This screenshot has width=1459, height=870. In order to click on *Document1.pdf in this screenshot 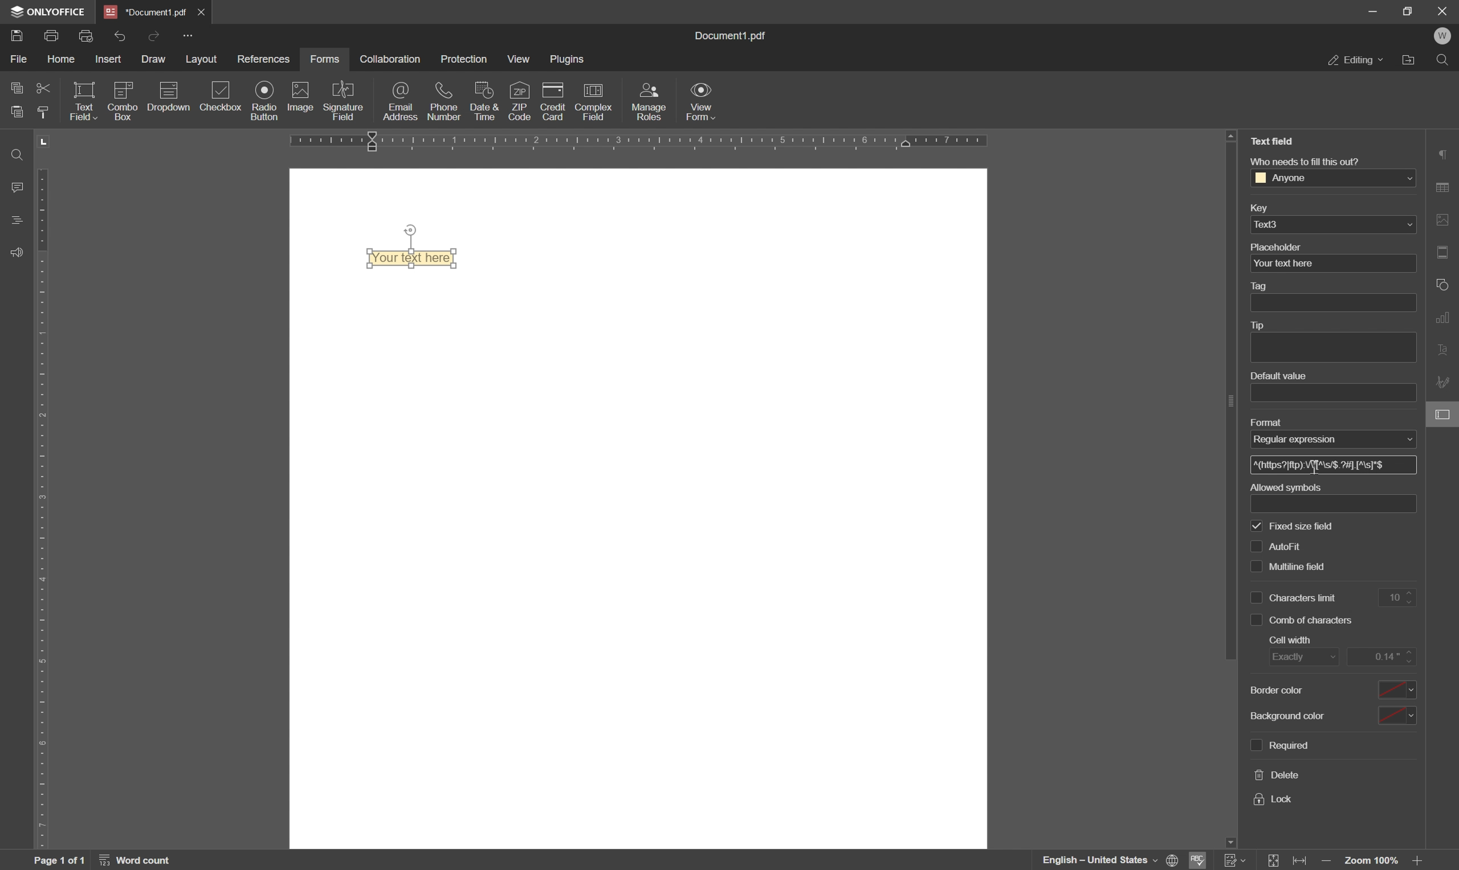, I will do `click(204, 12)`.